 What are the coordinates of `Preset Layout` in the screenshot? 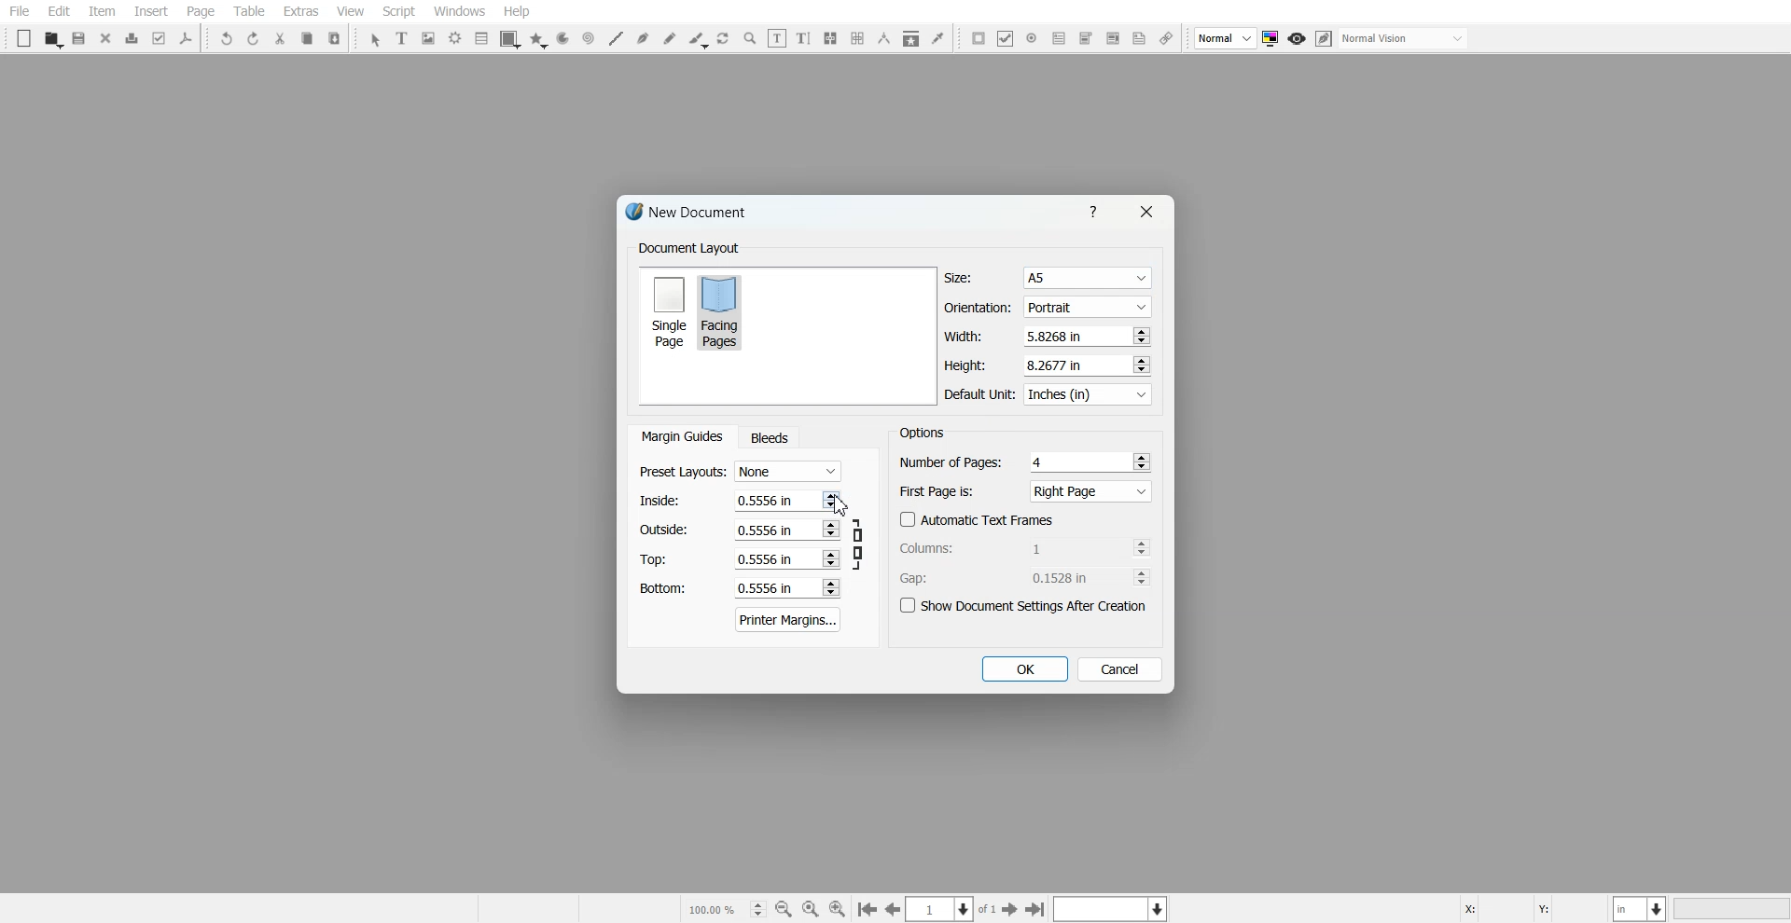 It's located at (740, 472).